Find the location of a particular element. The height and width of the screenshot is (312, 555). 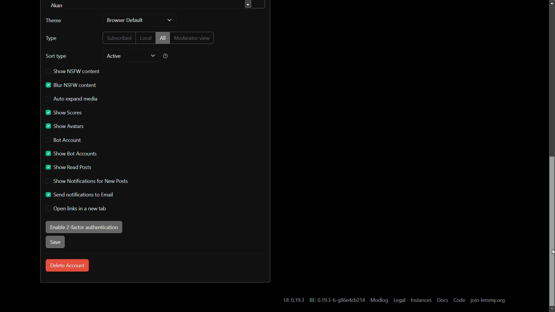

type is located at coordinates (51, 38).